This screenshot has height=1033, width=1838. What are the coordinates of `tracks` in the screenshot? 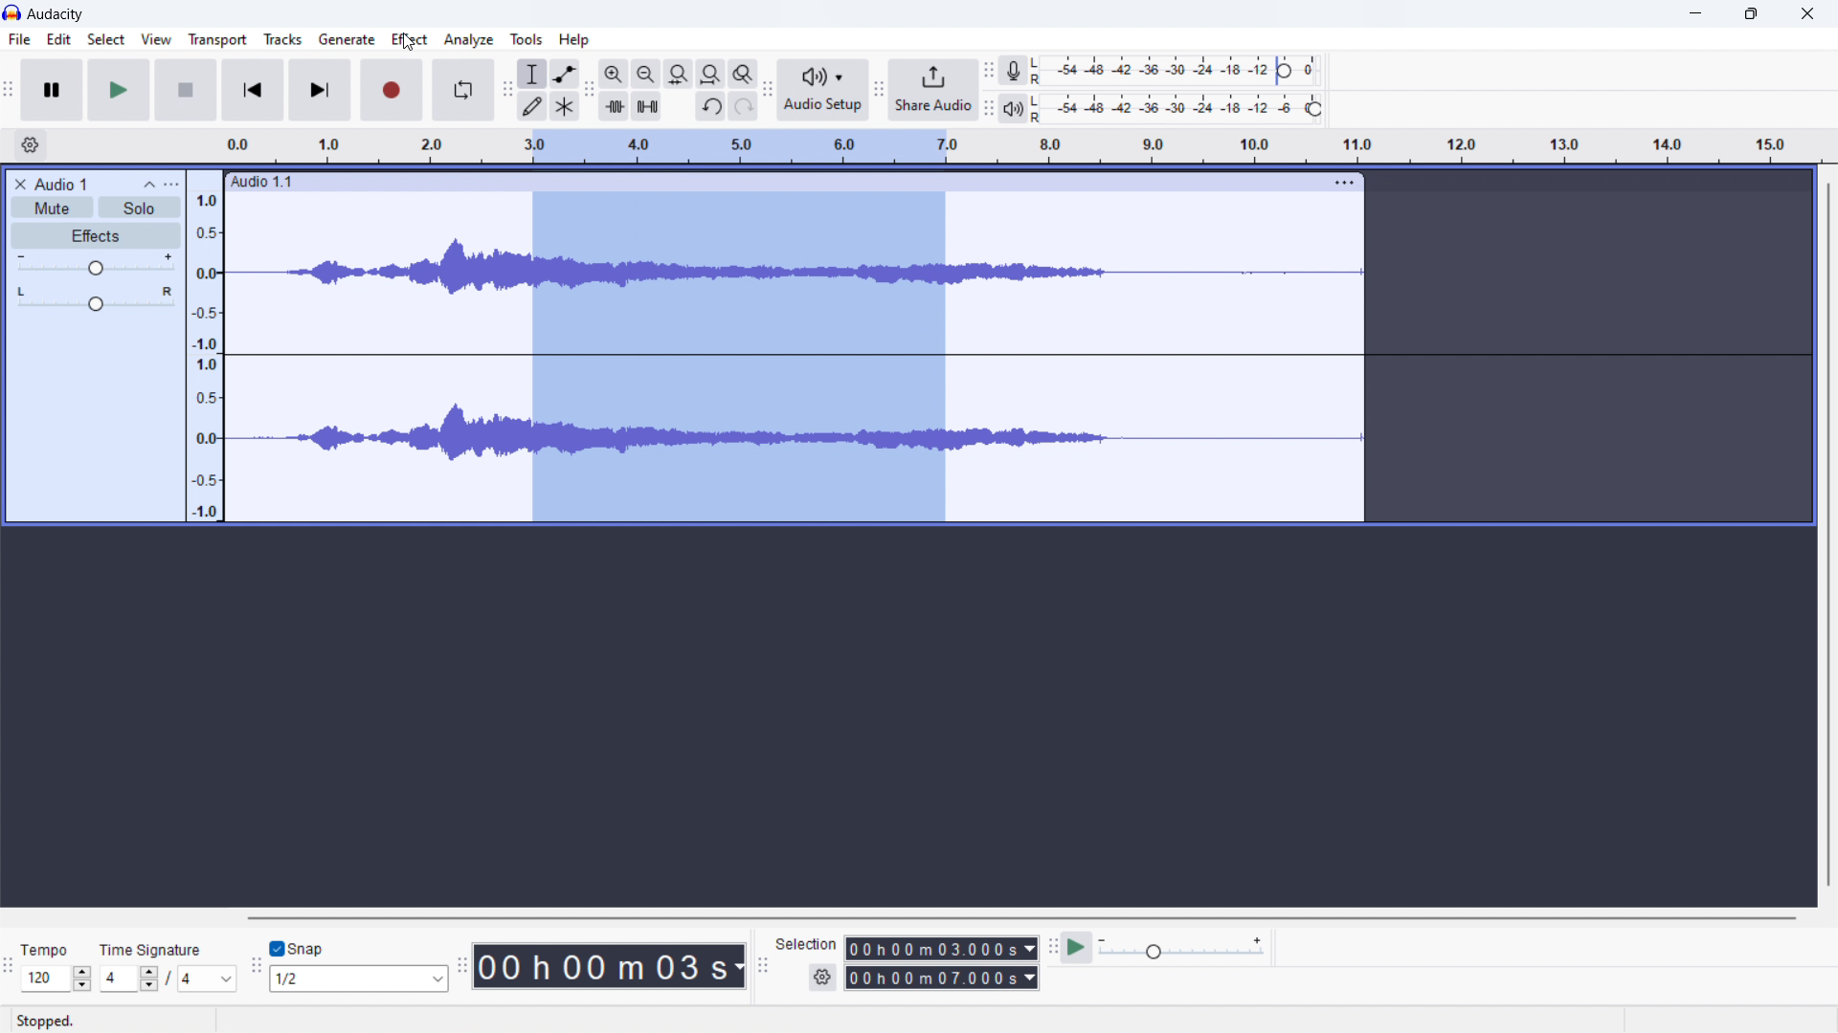 It's located at (282, 39).